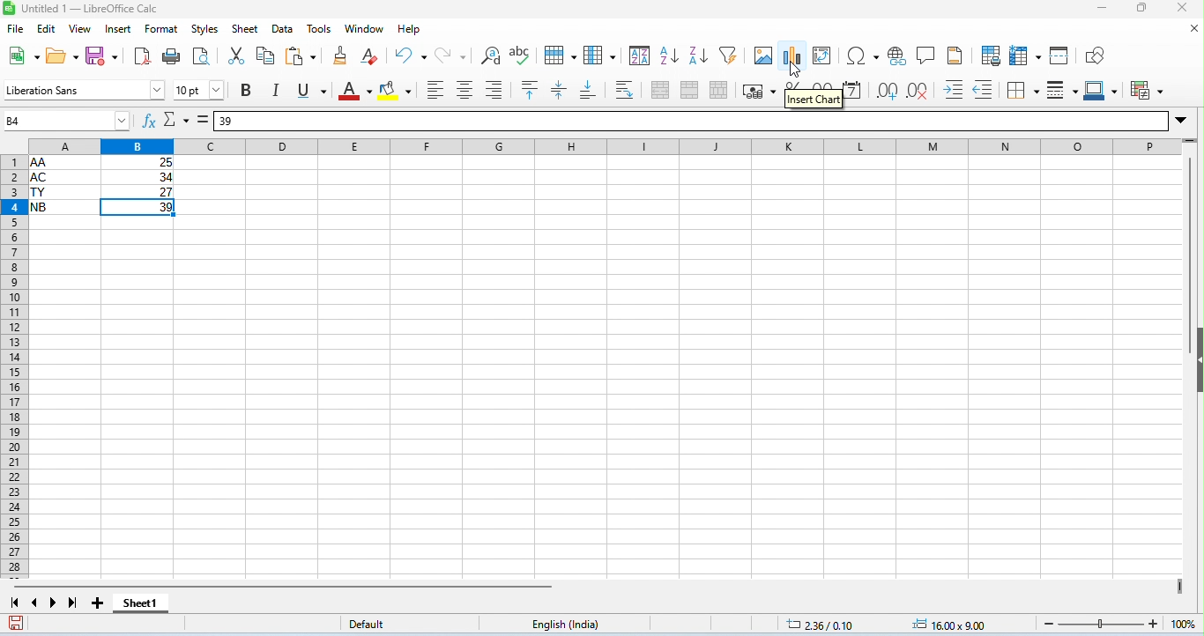 This screenshot has width=1204, height=636. I want to click on print, so click(173, 57).